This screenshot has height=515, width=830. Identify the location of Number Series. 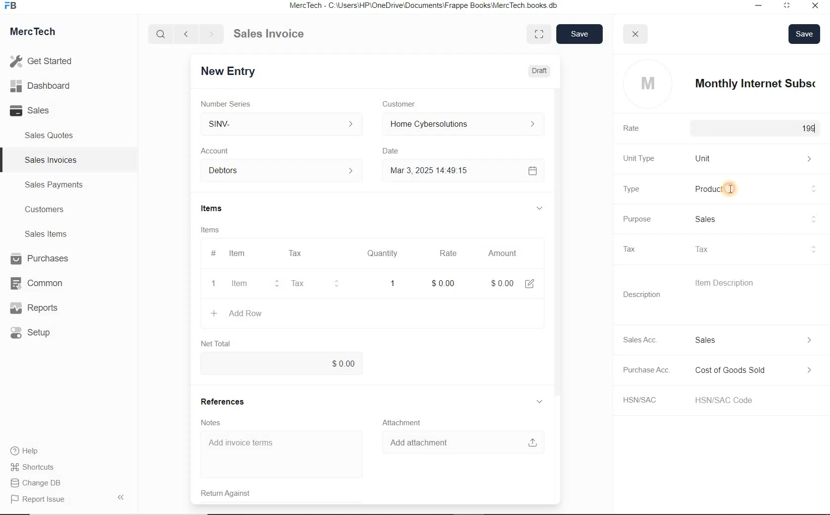
(232, 103).